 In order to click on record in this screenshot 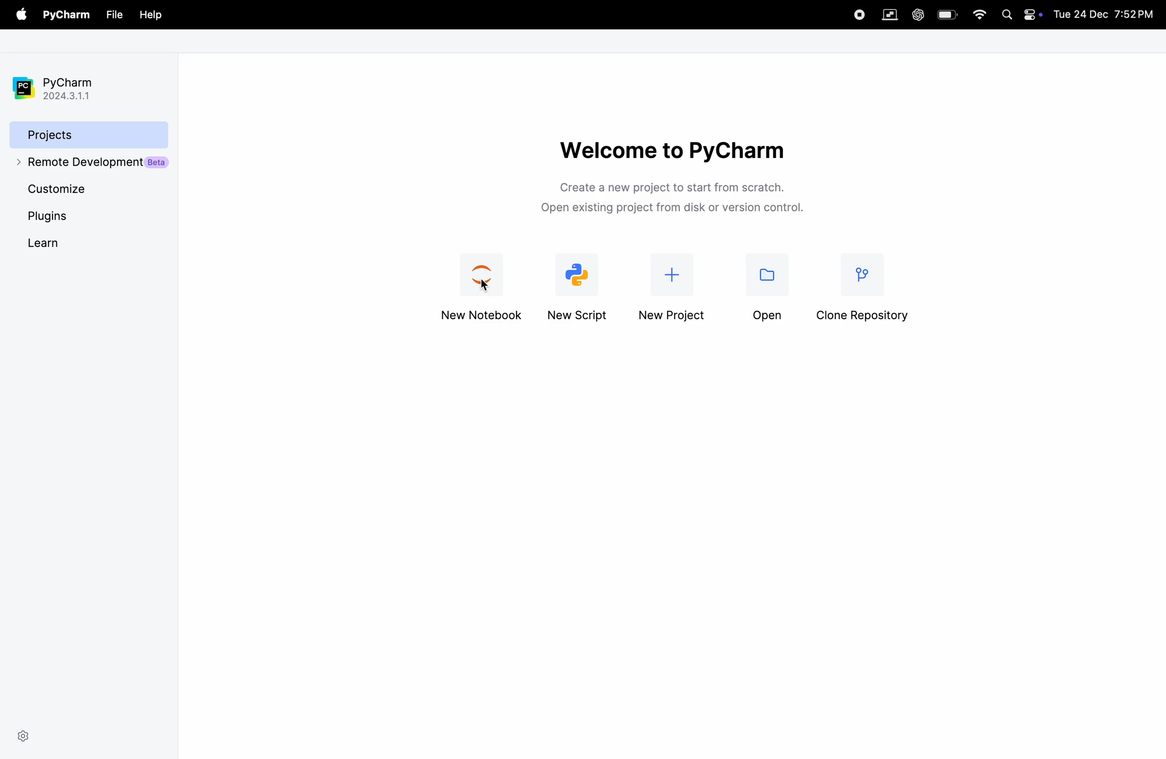, I will do `click(859, 16)`.